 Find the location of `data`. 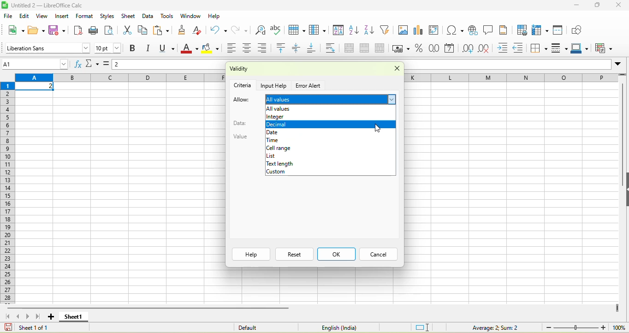

data is located at coordinates (243, 122).